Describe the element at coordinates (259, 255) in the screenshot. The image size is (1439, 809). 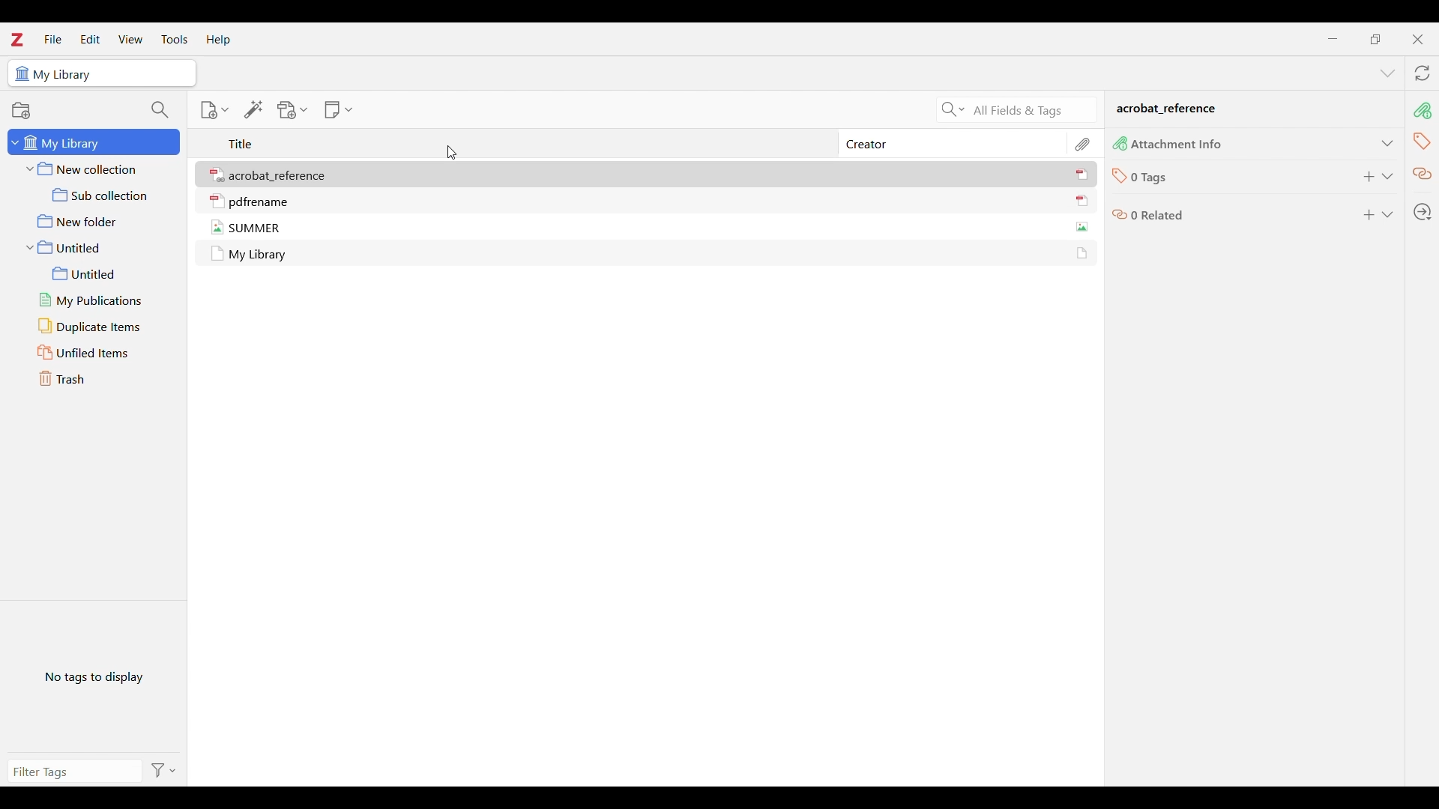
I see `My Library` at that location.